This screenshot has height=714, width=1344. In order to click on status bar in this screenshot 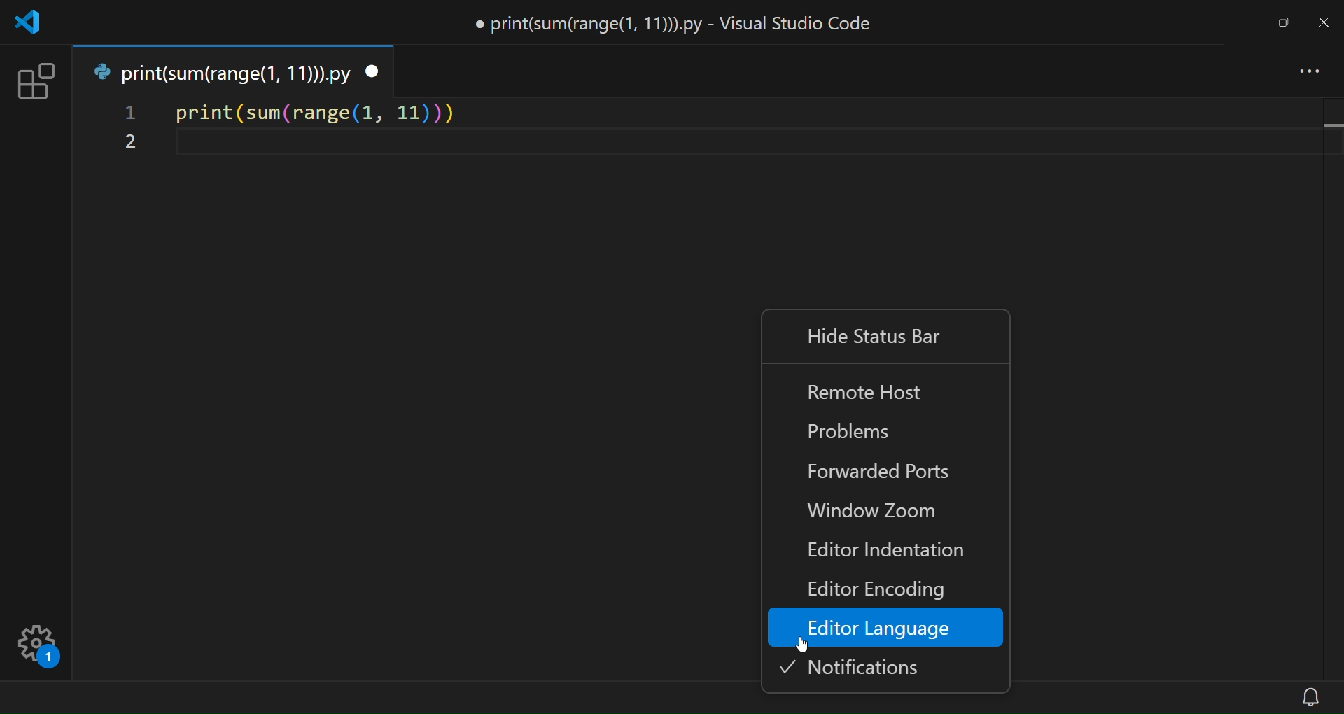, I will do `click(645, 699)`.